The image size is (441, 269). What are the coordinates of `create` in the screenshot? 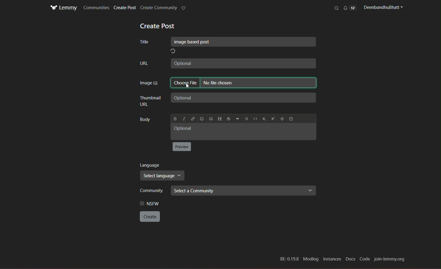 It's located at (149, 216).